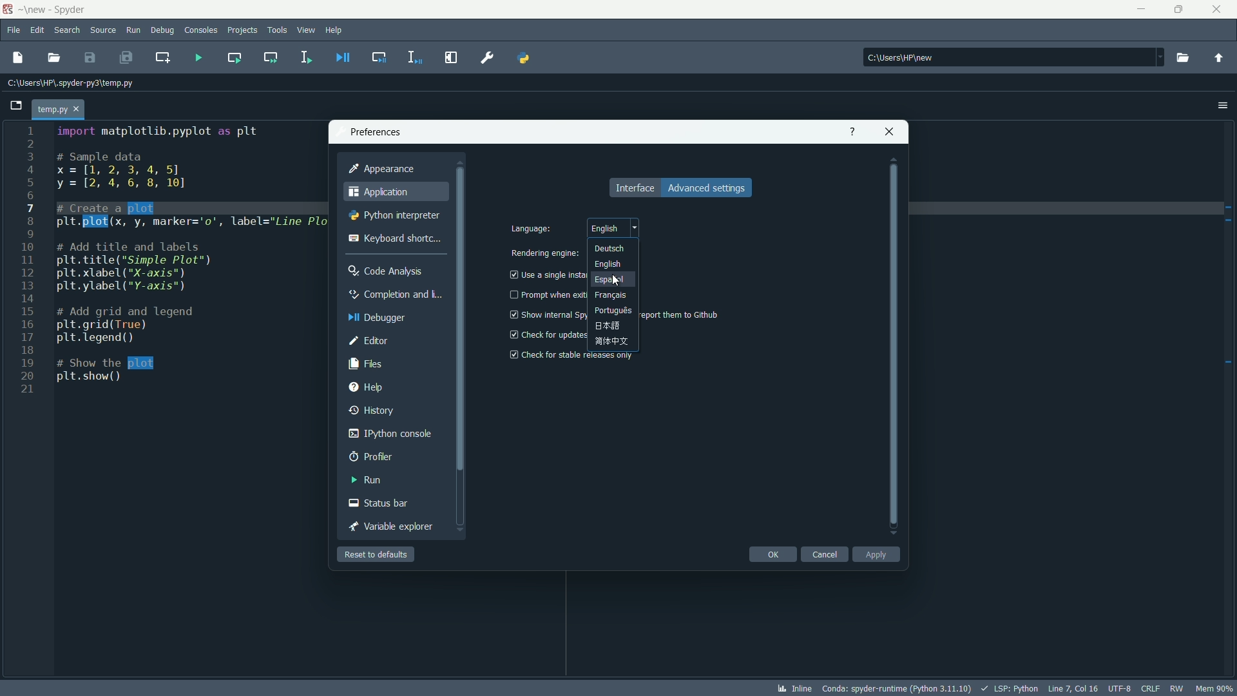  I want to click on run, so click(365, 479).